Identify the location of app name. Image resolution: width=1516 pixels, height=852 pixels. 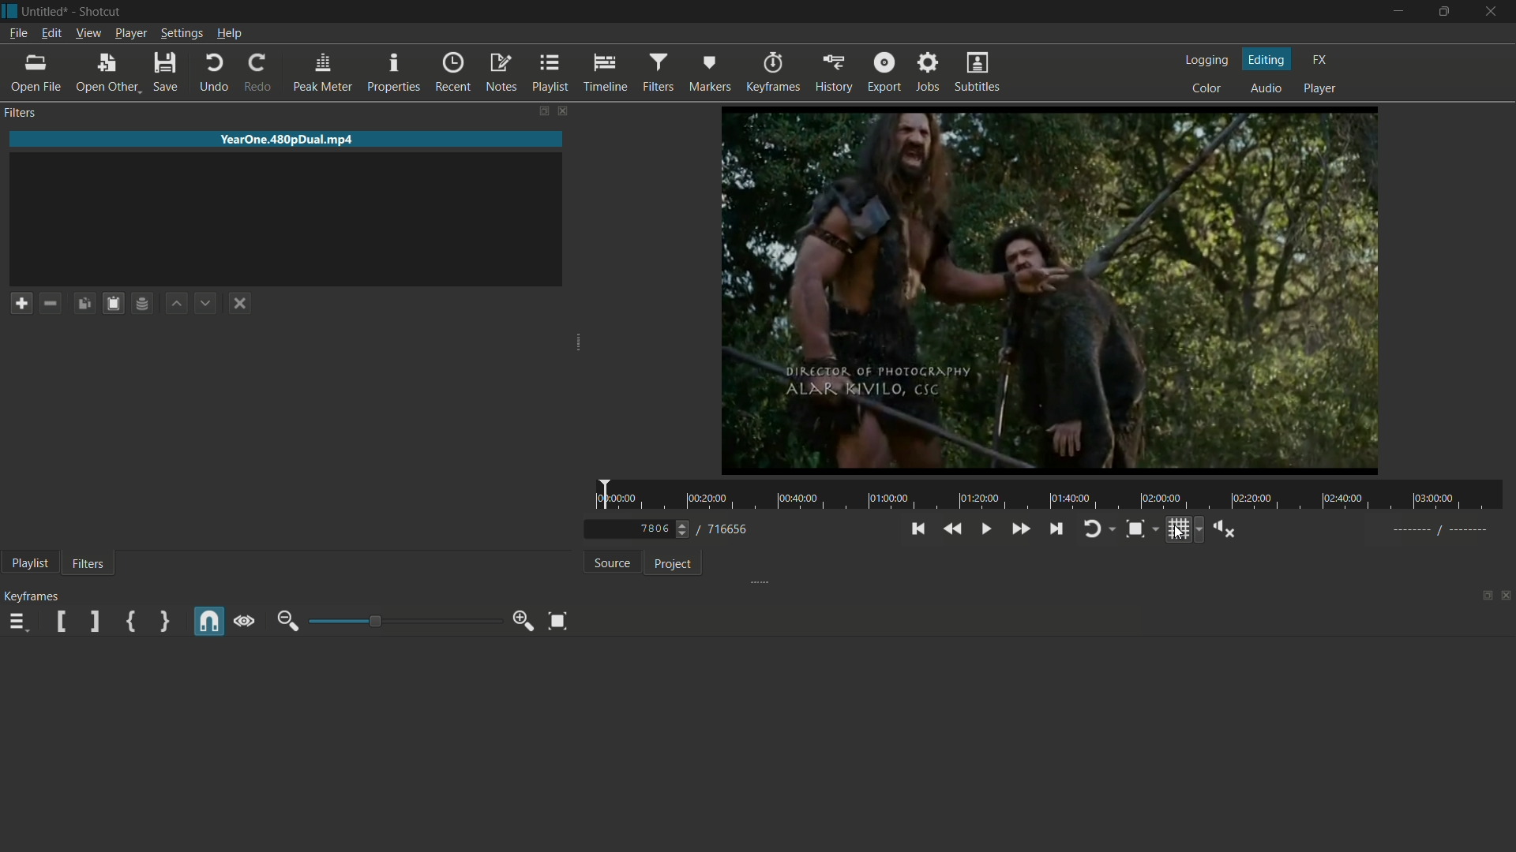
(103, 11).